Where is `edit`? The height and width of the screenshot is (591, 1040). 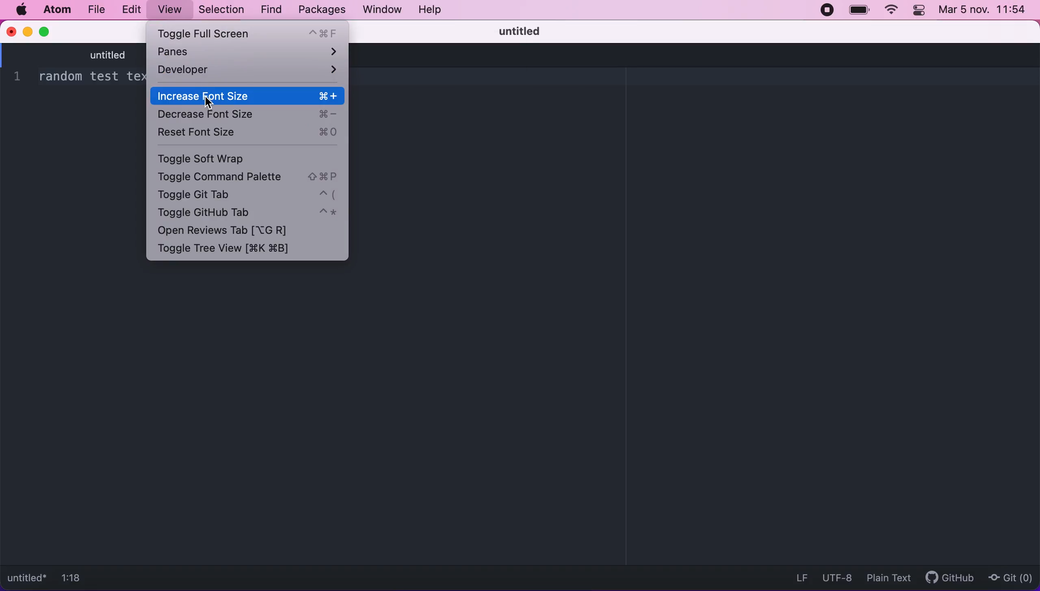
edit is located at coordinates (134, 10).